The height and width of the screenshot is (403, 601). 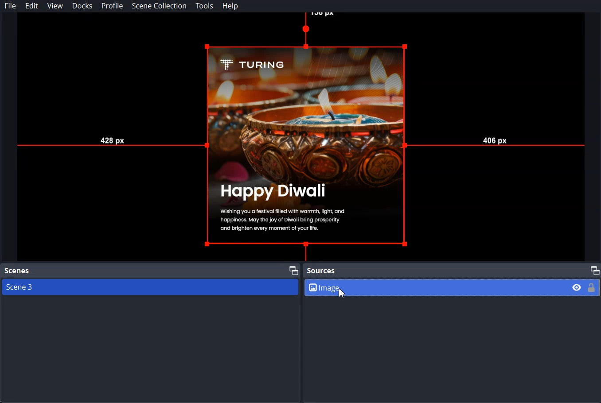 What do you see at coordinates (321, 271) in the screenshot?
I see `Text` at bounding box center [321, 271].